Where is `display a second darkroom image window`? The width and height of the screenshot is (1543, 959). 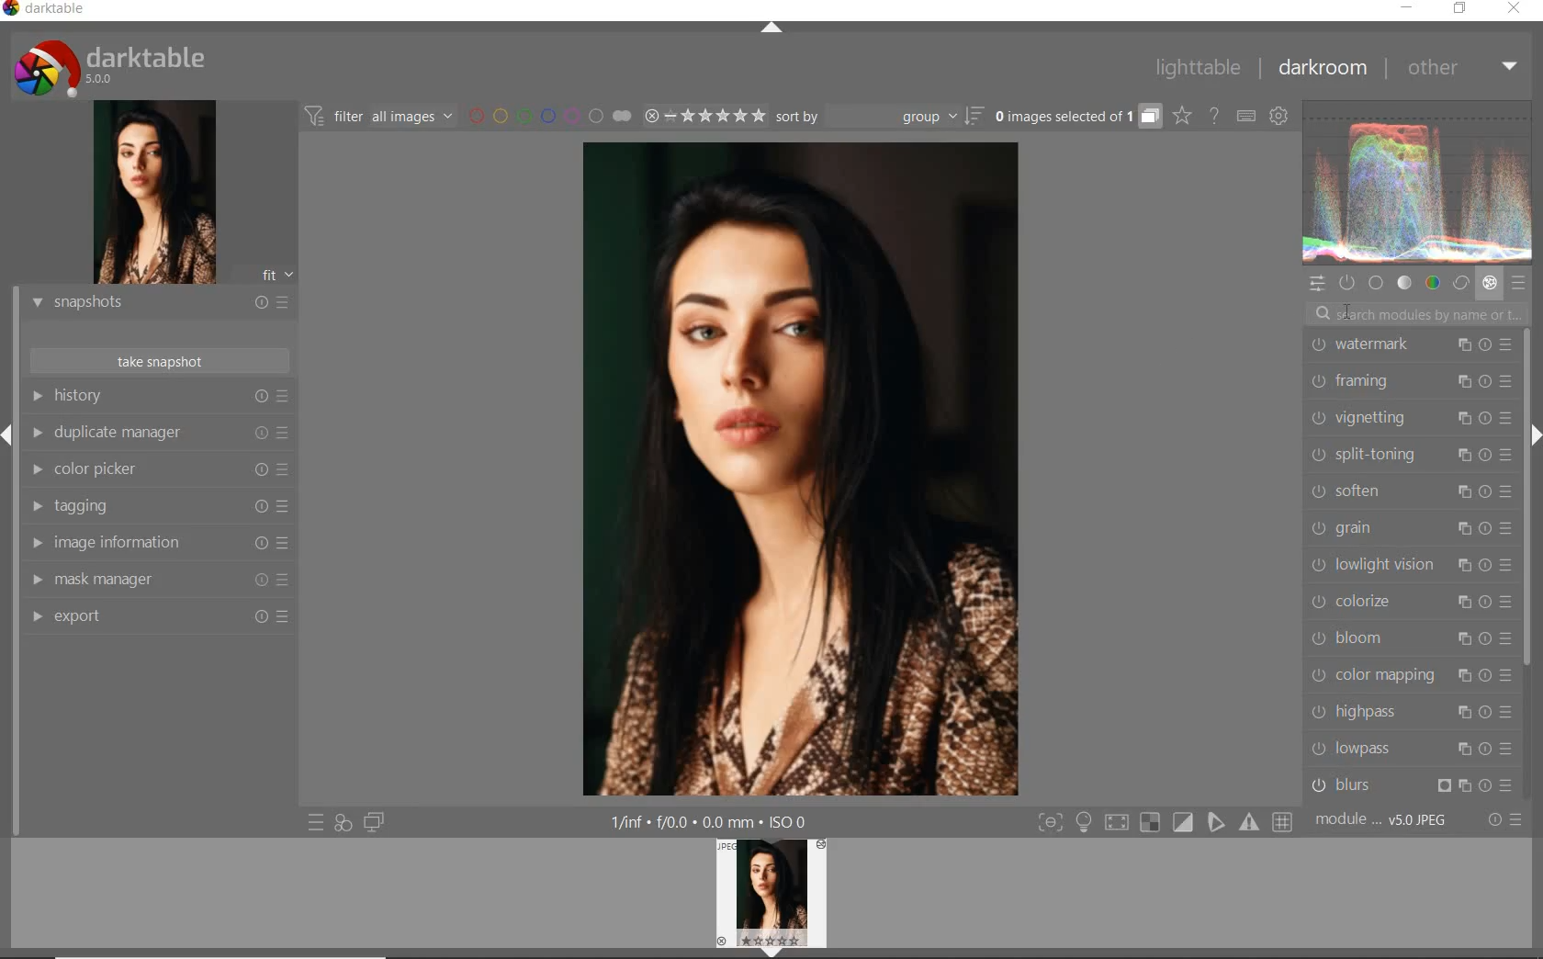 display a second darkroom image window is located at coordinates (375, 821).